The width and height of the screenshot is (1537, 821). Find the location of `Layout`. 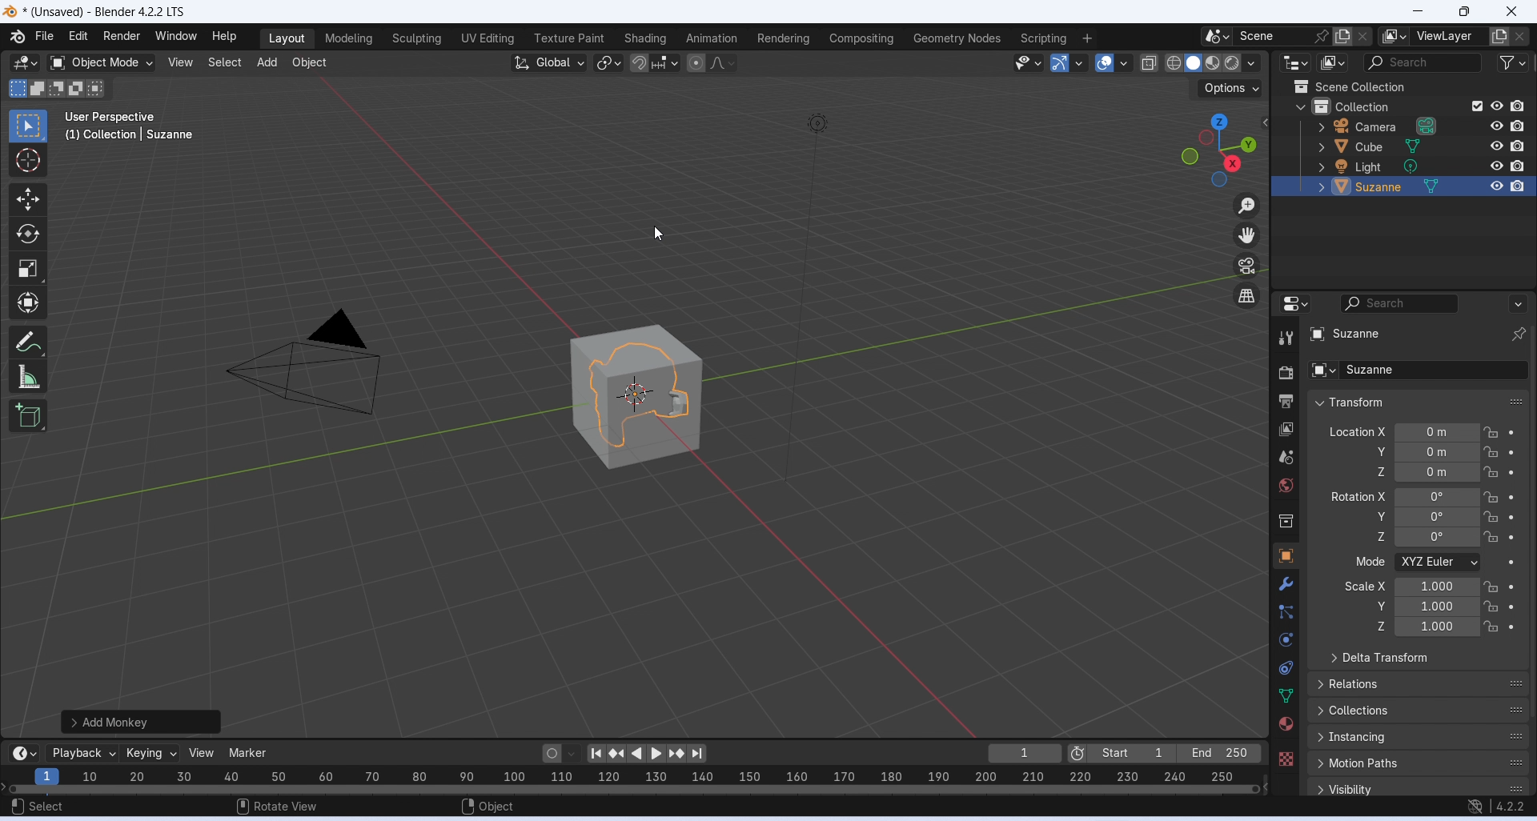

Layout is located at coordinates (287, 39).